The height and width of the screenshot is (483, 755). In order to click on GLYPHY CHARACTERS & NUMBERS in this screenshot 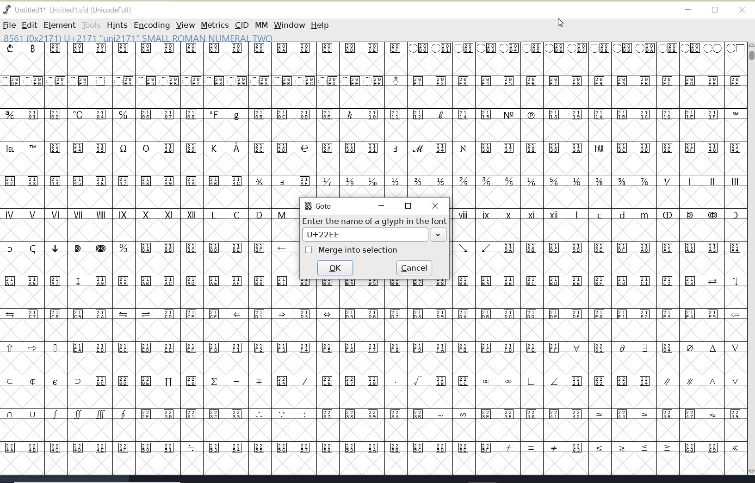, I will do `click(596, 242)`.